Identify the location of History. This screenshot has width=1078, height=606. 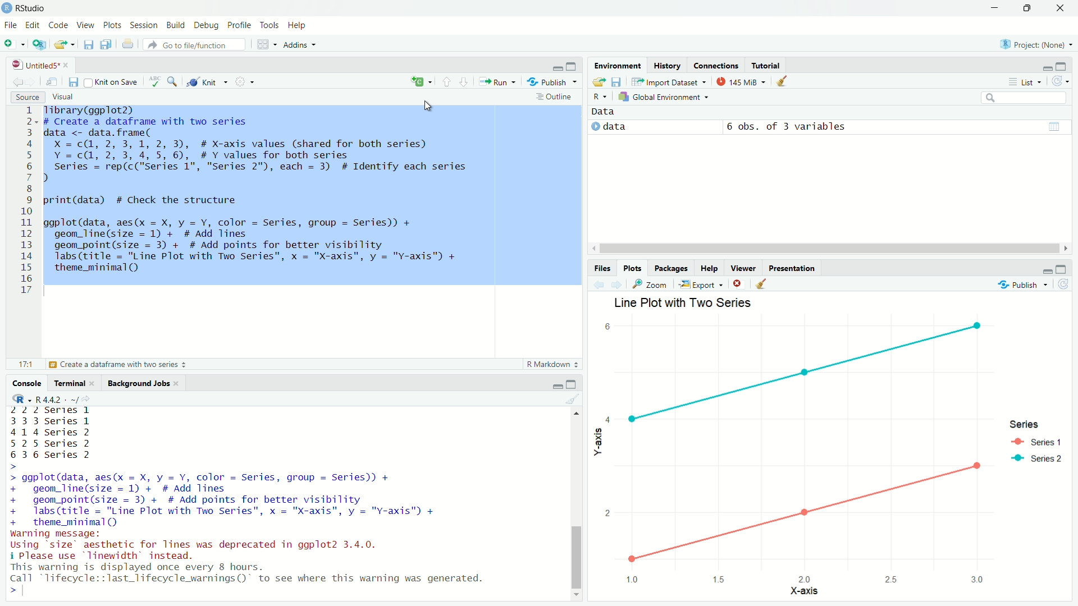
(666, 66).